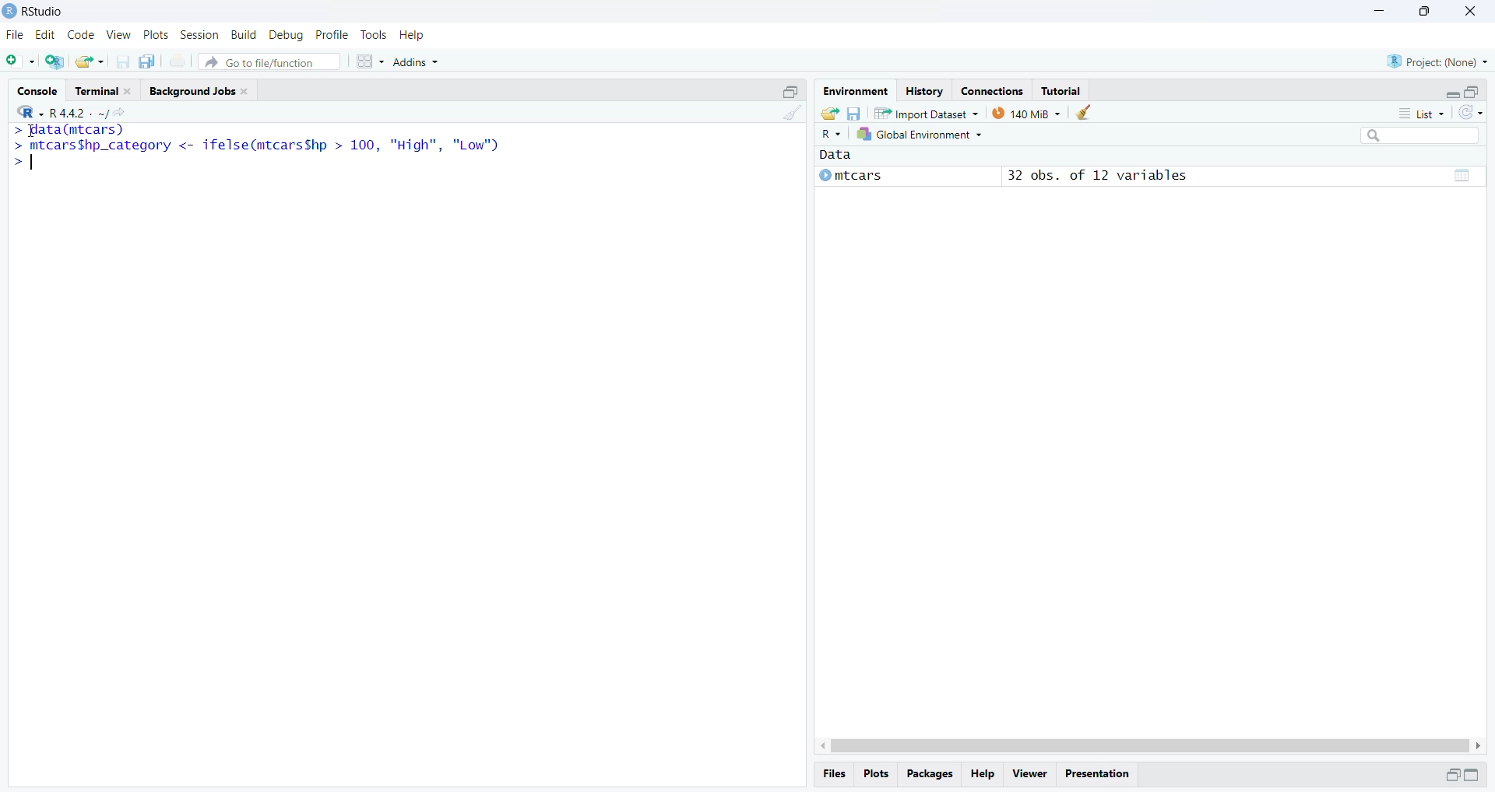  I want to click on Console, so click(40, 89).